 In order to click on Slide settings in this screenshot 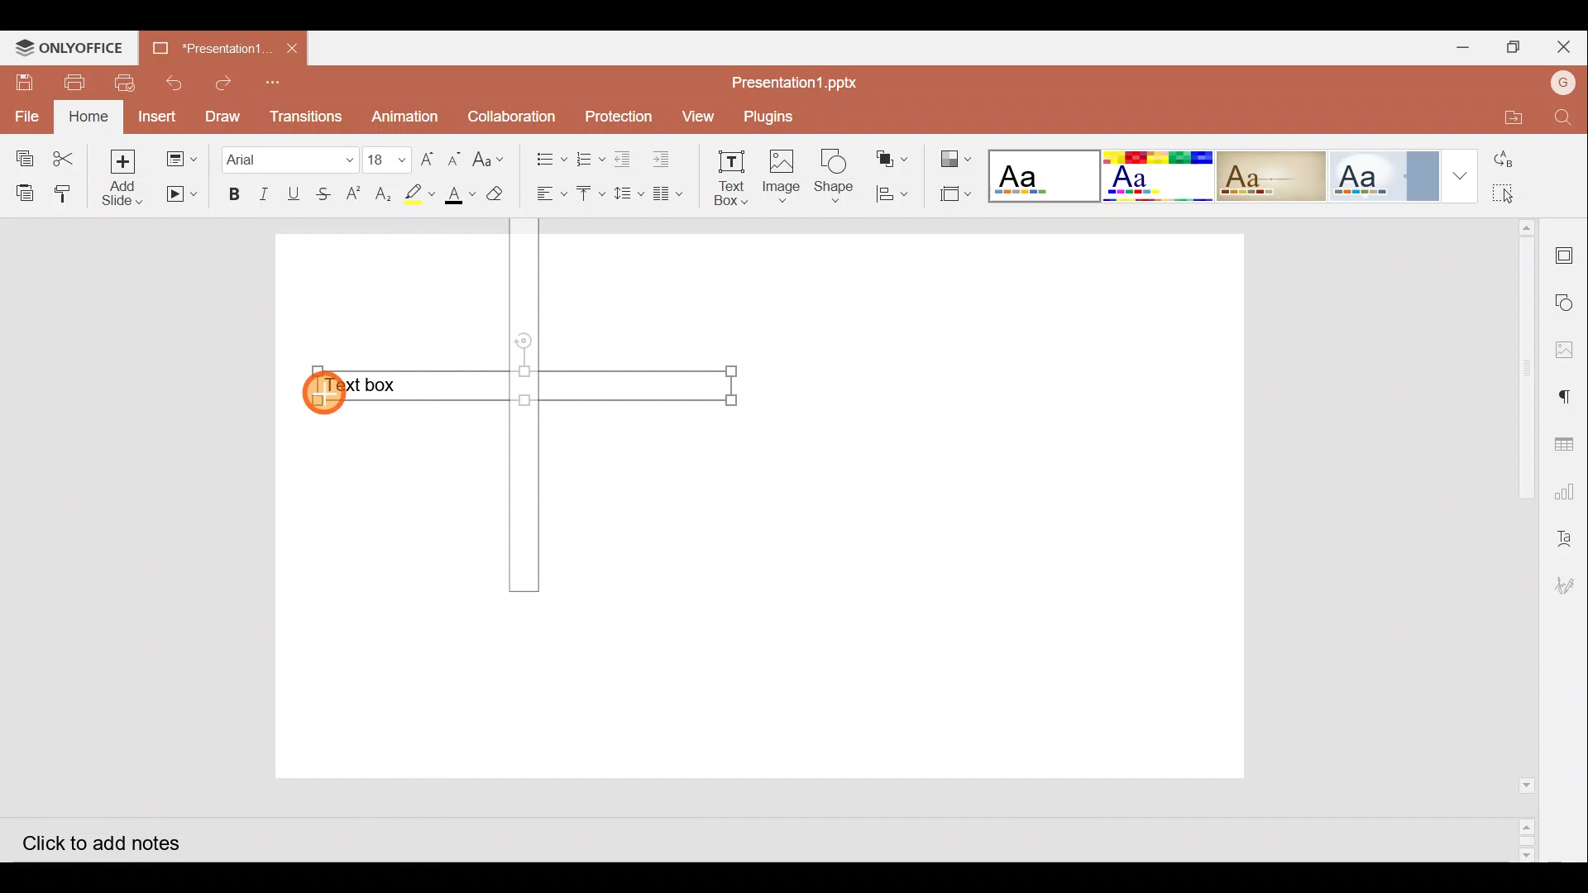, I will do `click(1569, 253)`.